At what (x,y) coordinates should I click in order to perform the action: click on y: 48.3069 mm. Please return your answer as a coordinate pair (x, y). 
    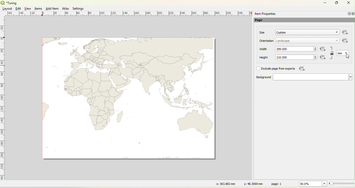
    Looking at the image, I should click on (252, 184).